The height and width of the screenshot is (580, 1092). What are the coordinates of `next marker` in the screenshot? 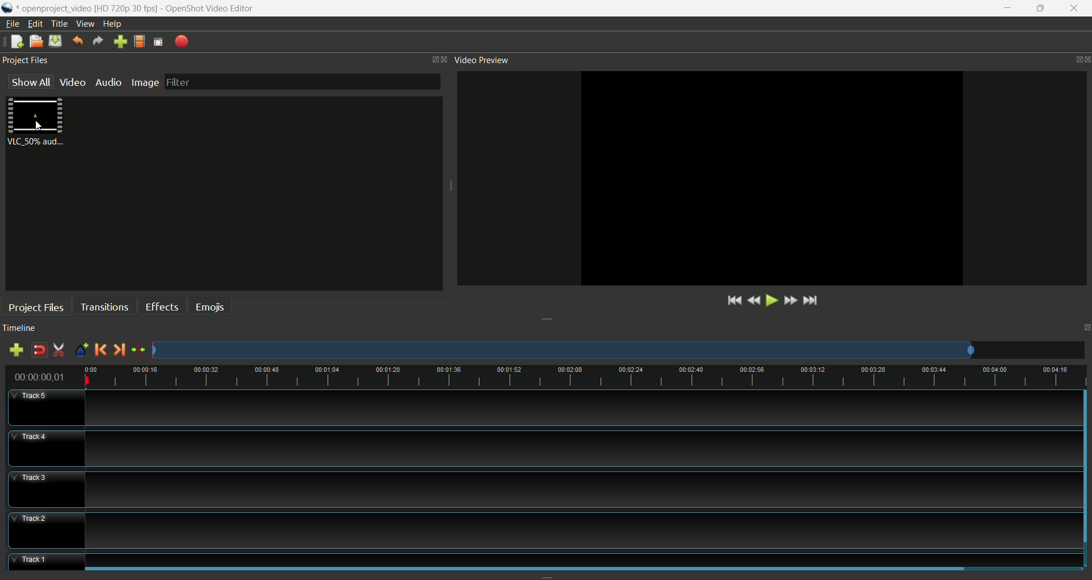 It's located at (119, 350).